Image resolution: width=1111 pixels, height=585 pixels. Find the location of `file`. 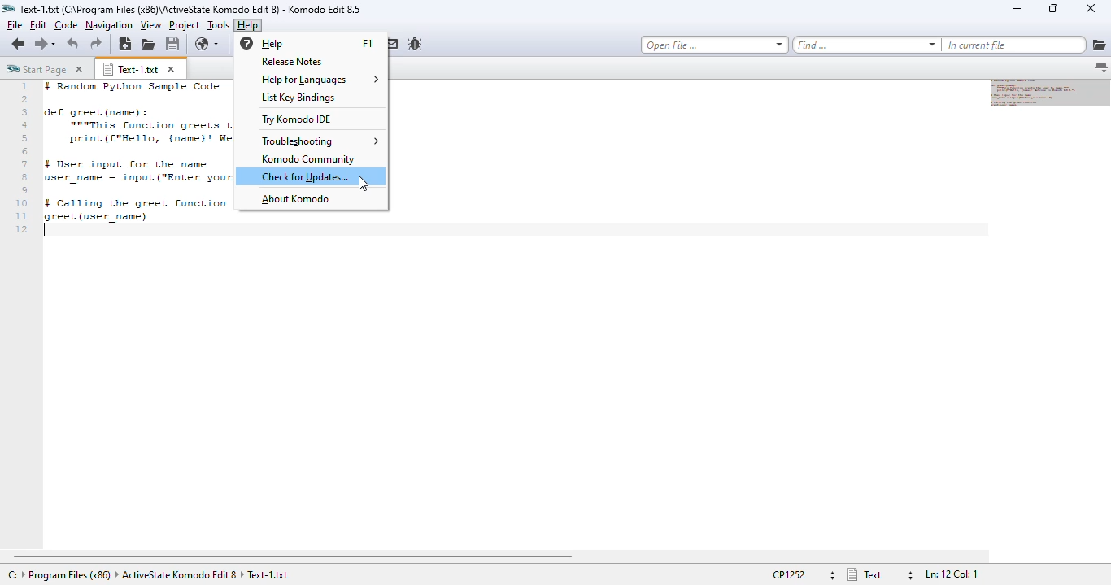

file is located at coordinates (14, 24).